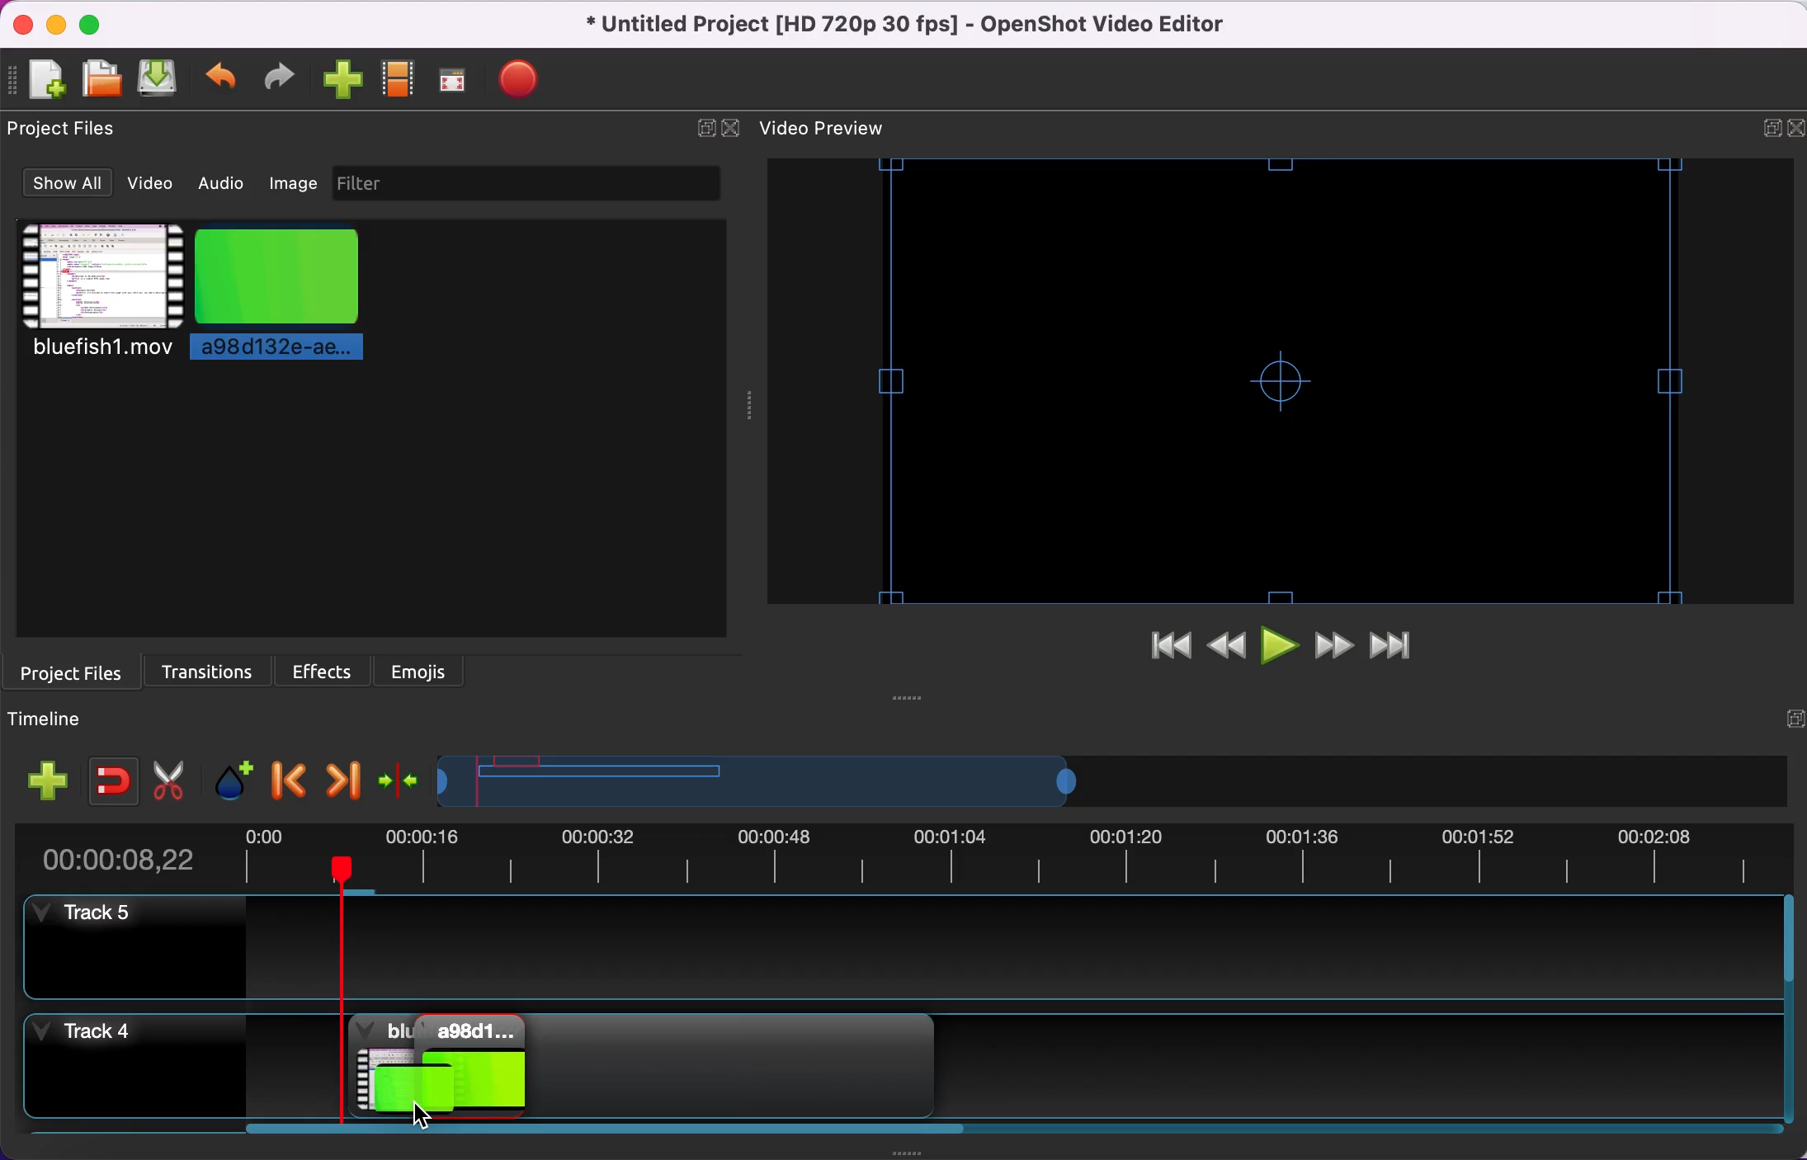  Describe the element at coordinates (55, 23) in the screenshot. I see `minimize` at that location.